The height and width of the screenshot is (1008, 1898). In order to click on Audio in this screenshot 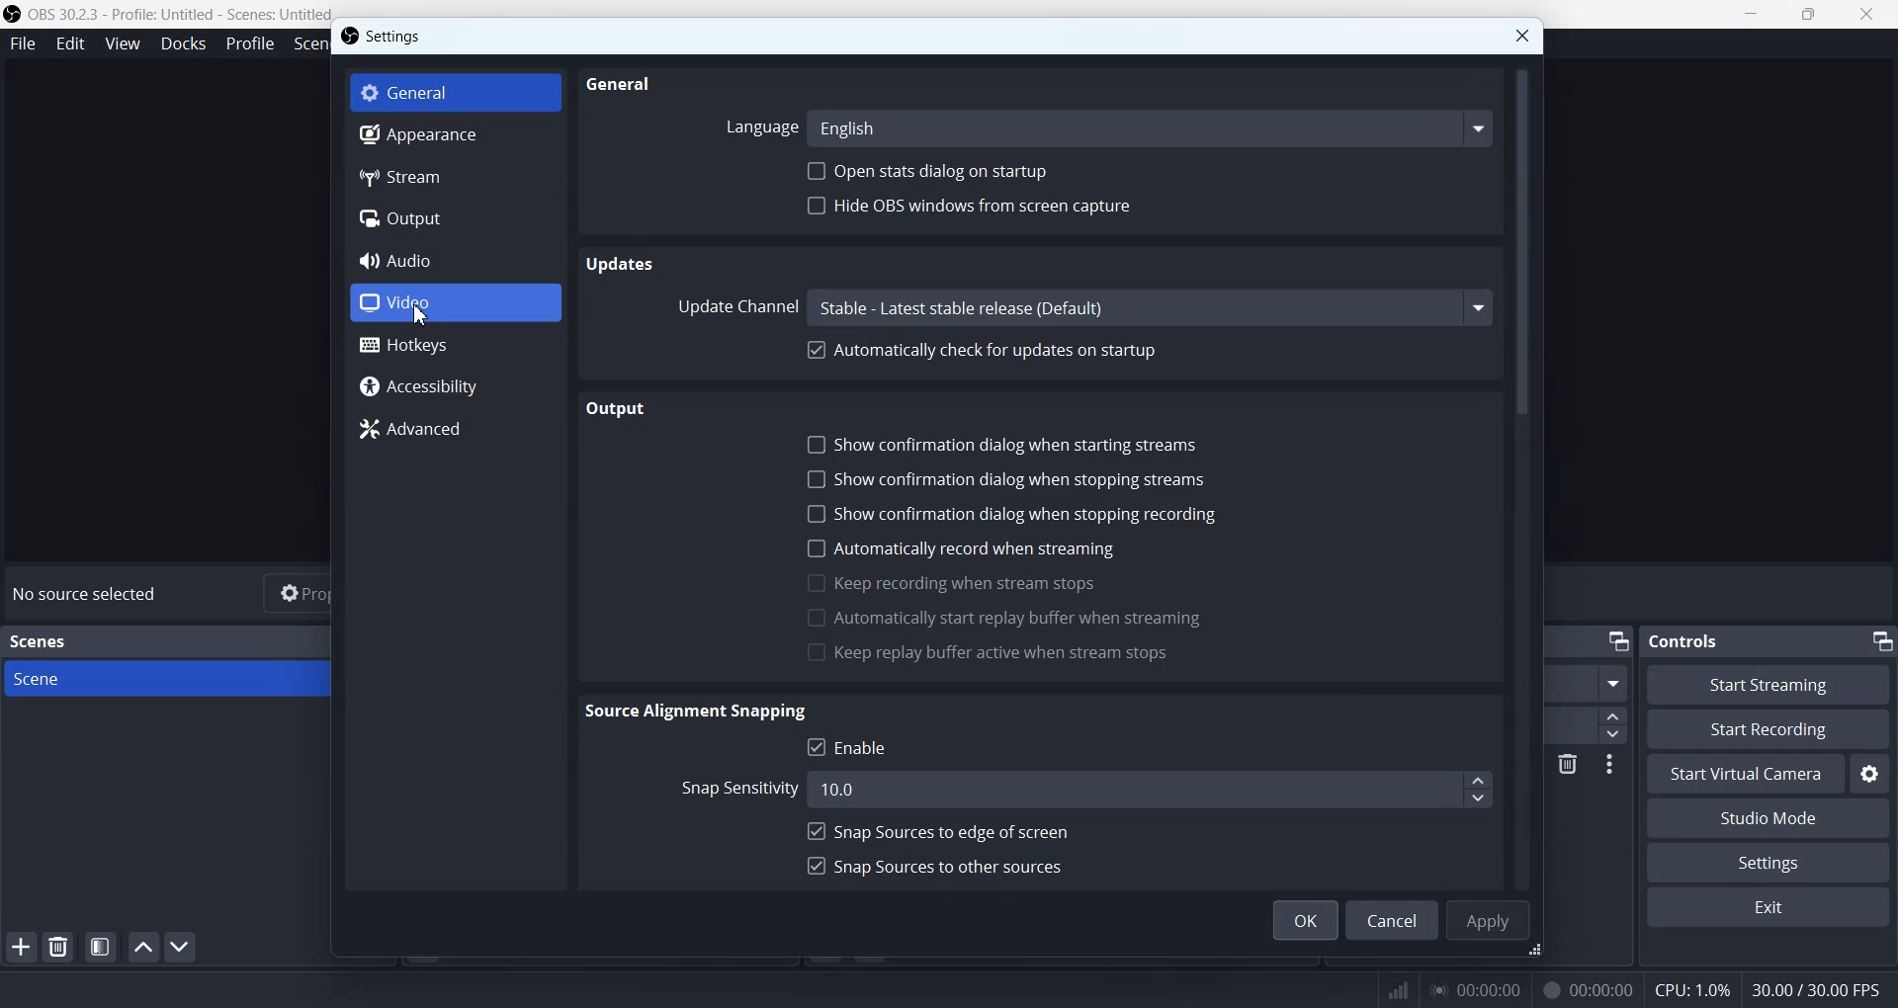, I will do `click(454, 261)`.